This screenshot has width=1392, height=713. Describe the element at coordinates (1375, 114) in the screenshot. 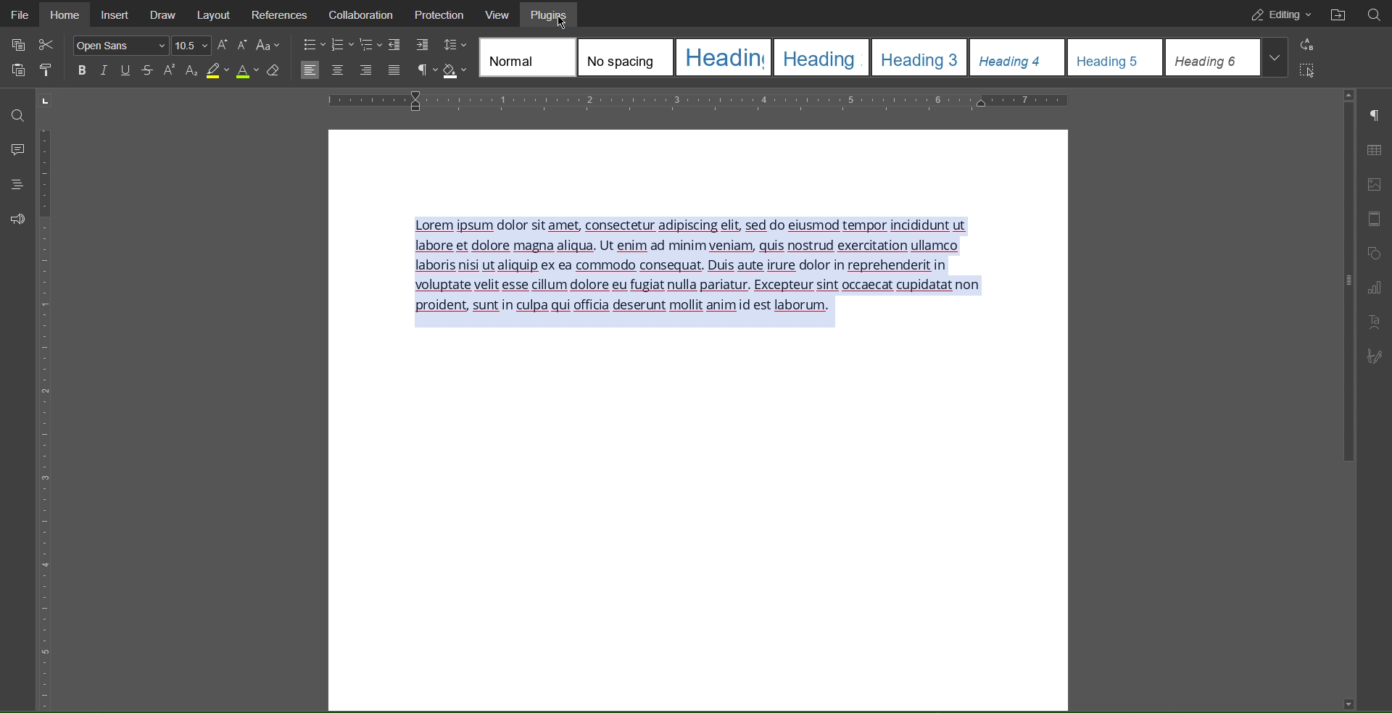

I see `Paragraph Settings` at that location.